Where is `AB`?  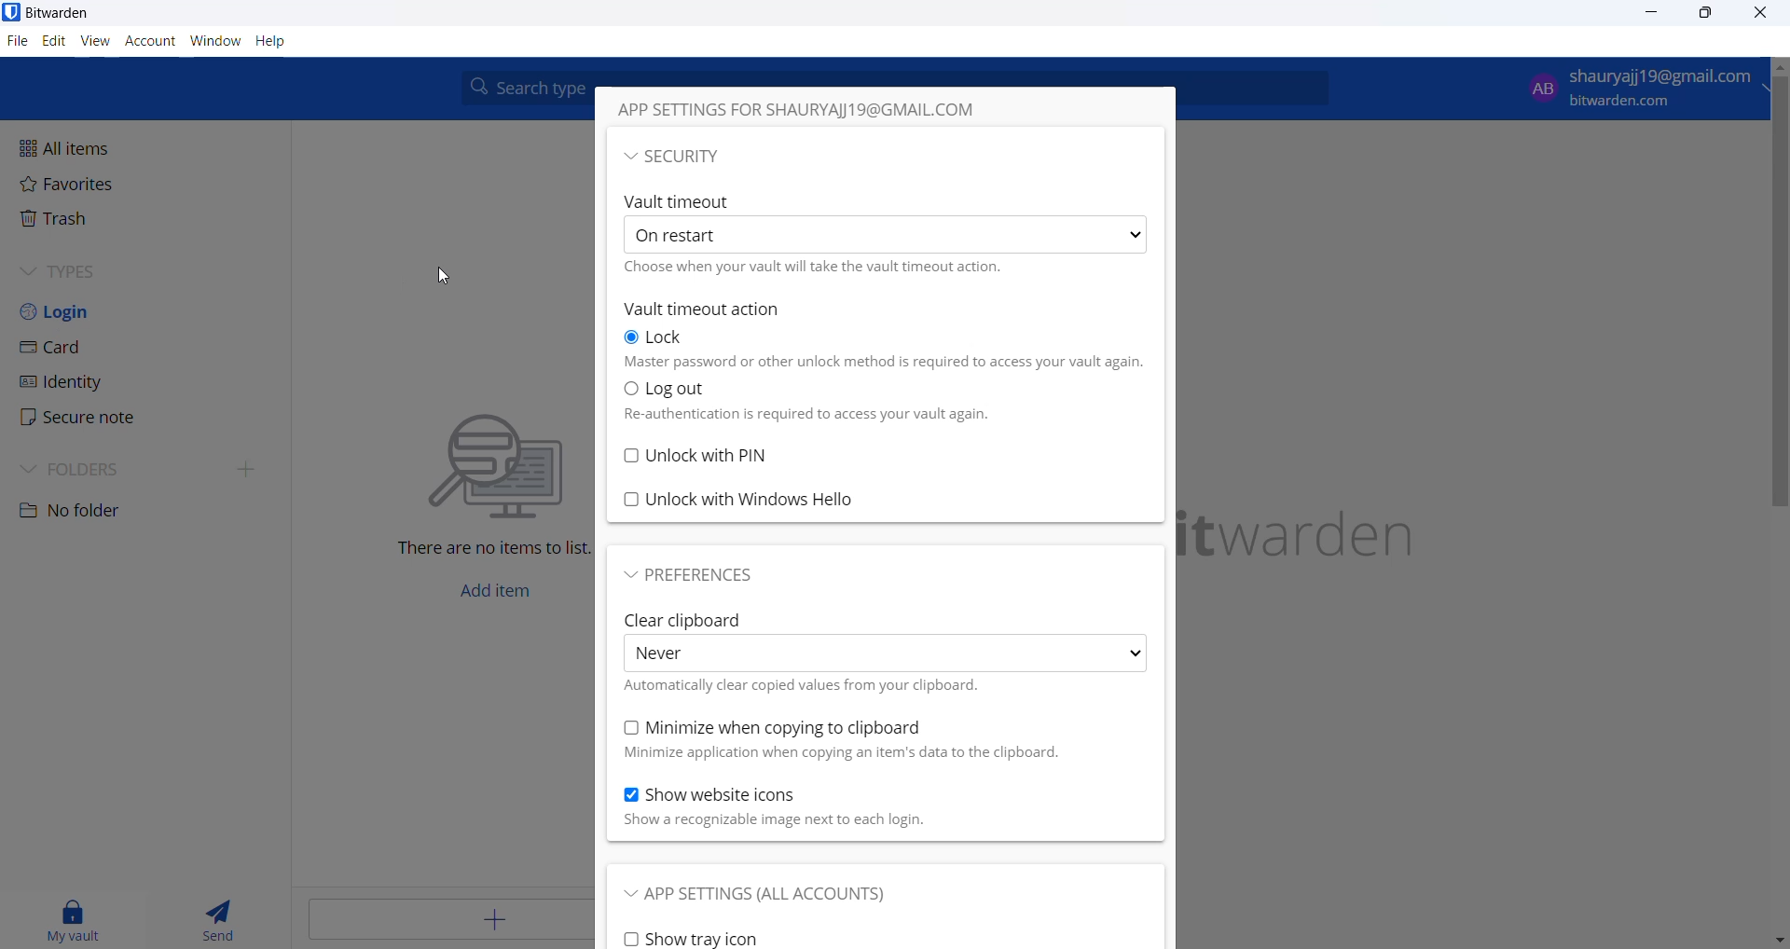
AB is located at coordinates (1537, 87).